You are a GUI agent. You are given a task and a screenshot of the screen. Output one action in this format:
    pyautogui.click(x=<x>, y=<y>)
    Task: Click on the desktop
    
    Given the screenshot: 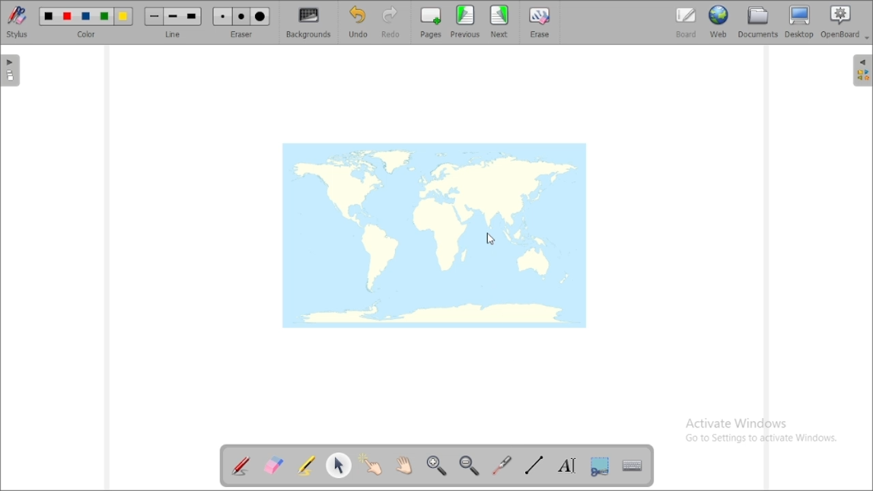 What is the action you would take?
    pyautogui.click(x=799, y=21)
    